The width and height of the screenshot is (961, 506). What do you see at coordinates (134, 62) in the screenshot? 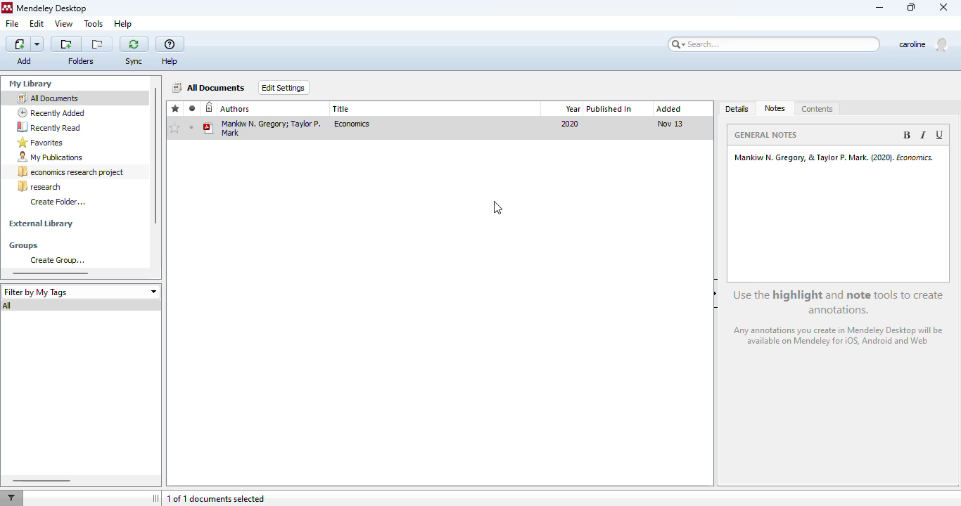
I see `Sync` at bounding box center [134, 62].